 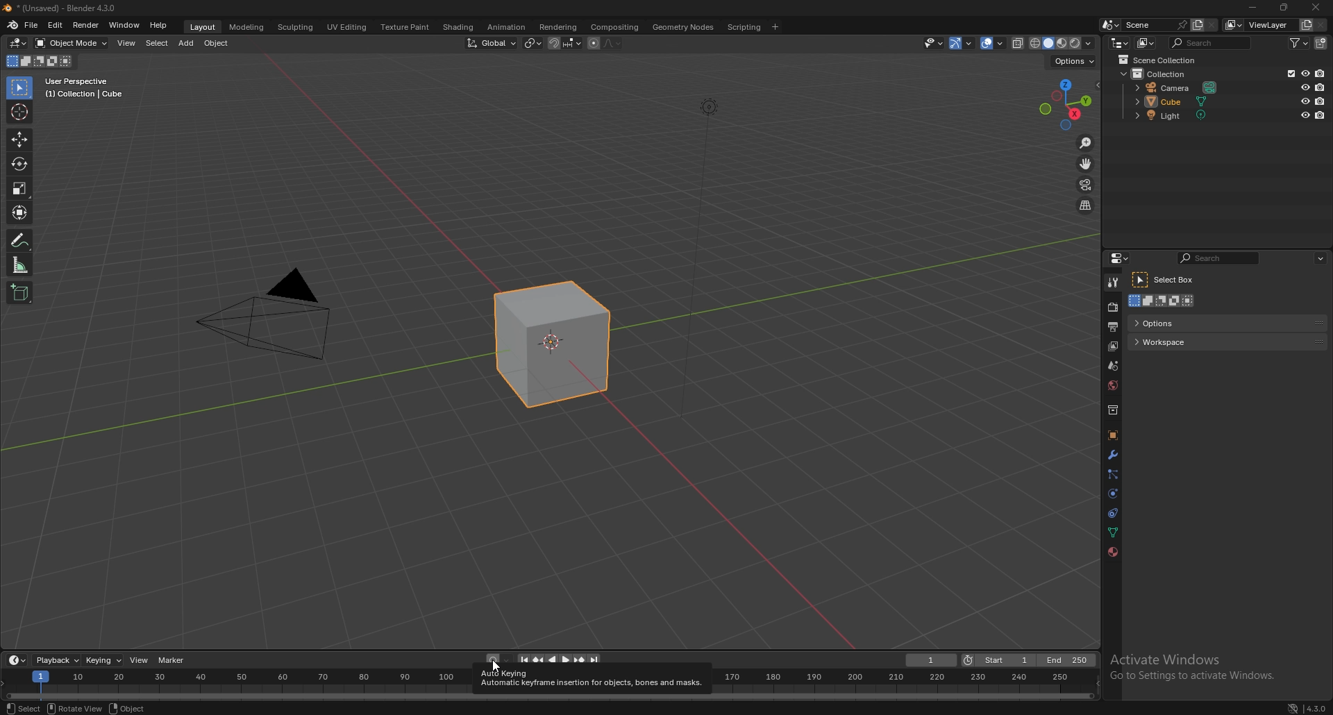 I want to click on display mode, so click(x=1146, y=43).